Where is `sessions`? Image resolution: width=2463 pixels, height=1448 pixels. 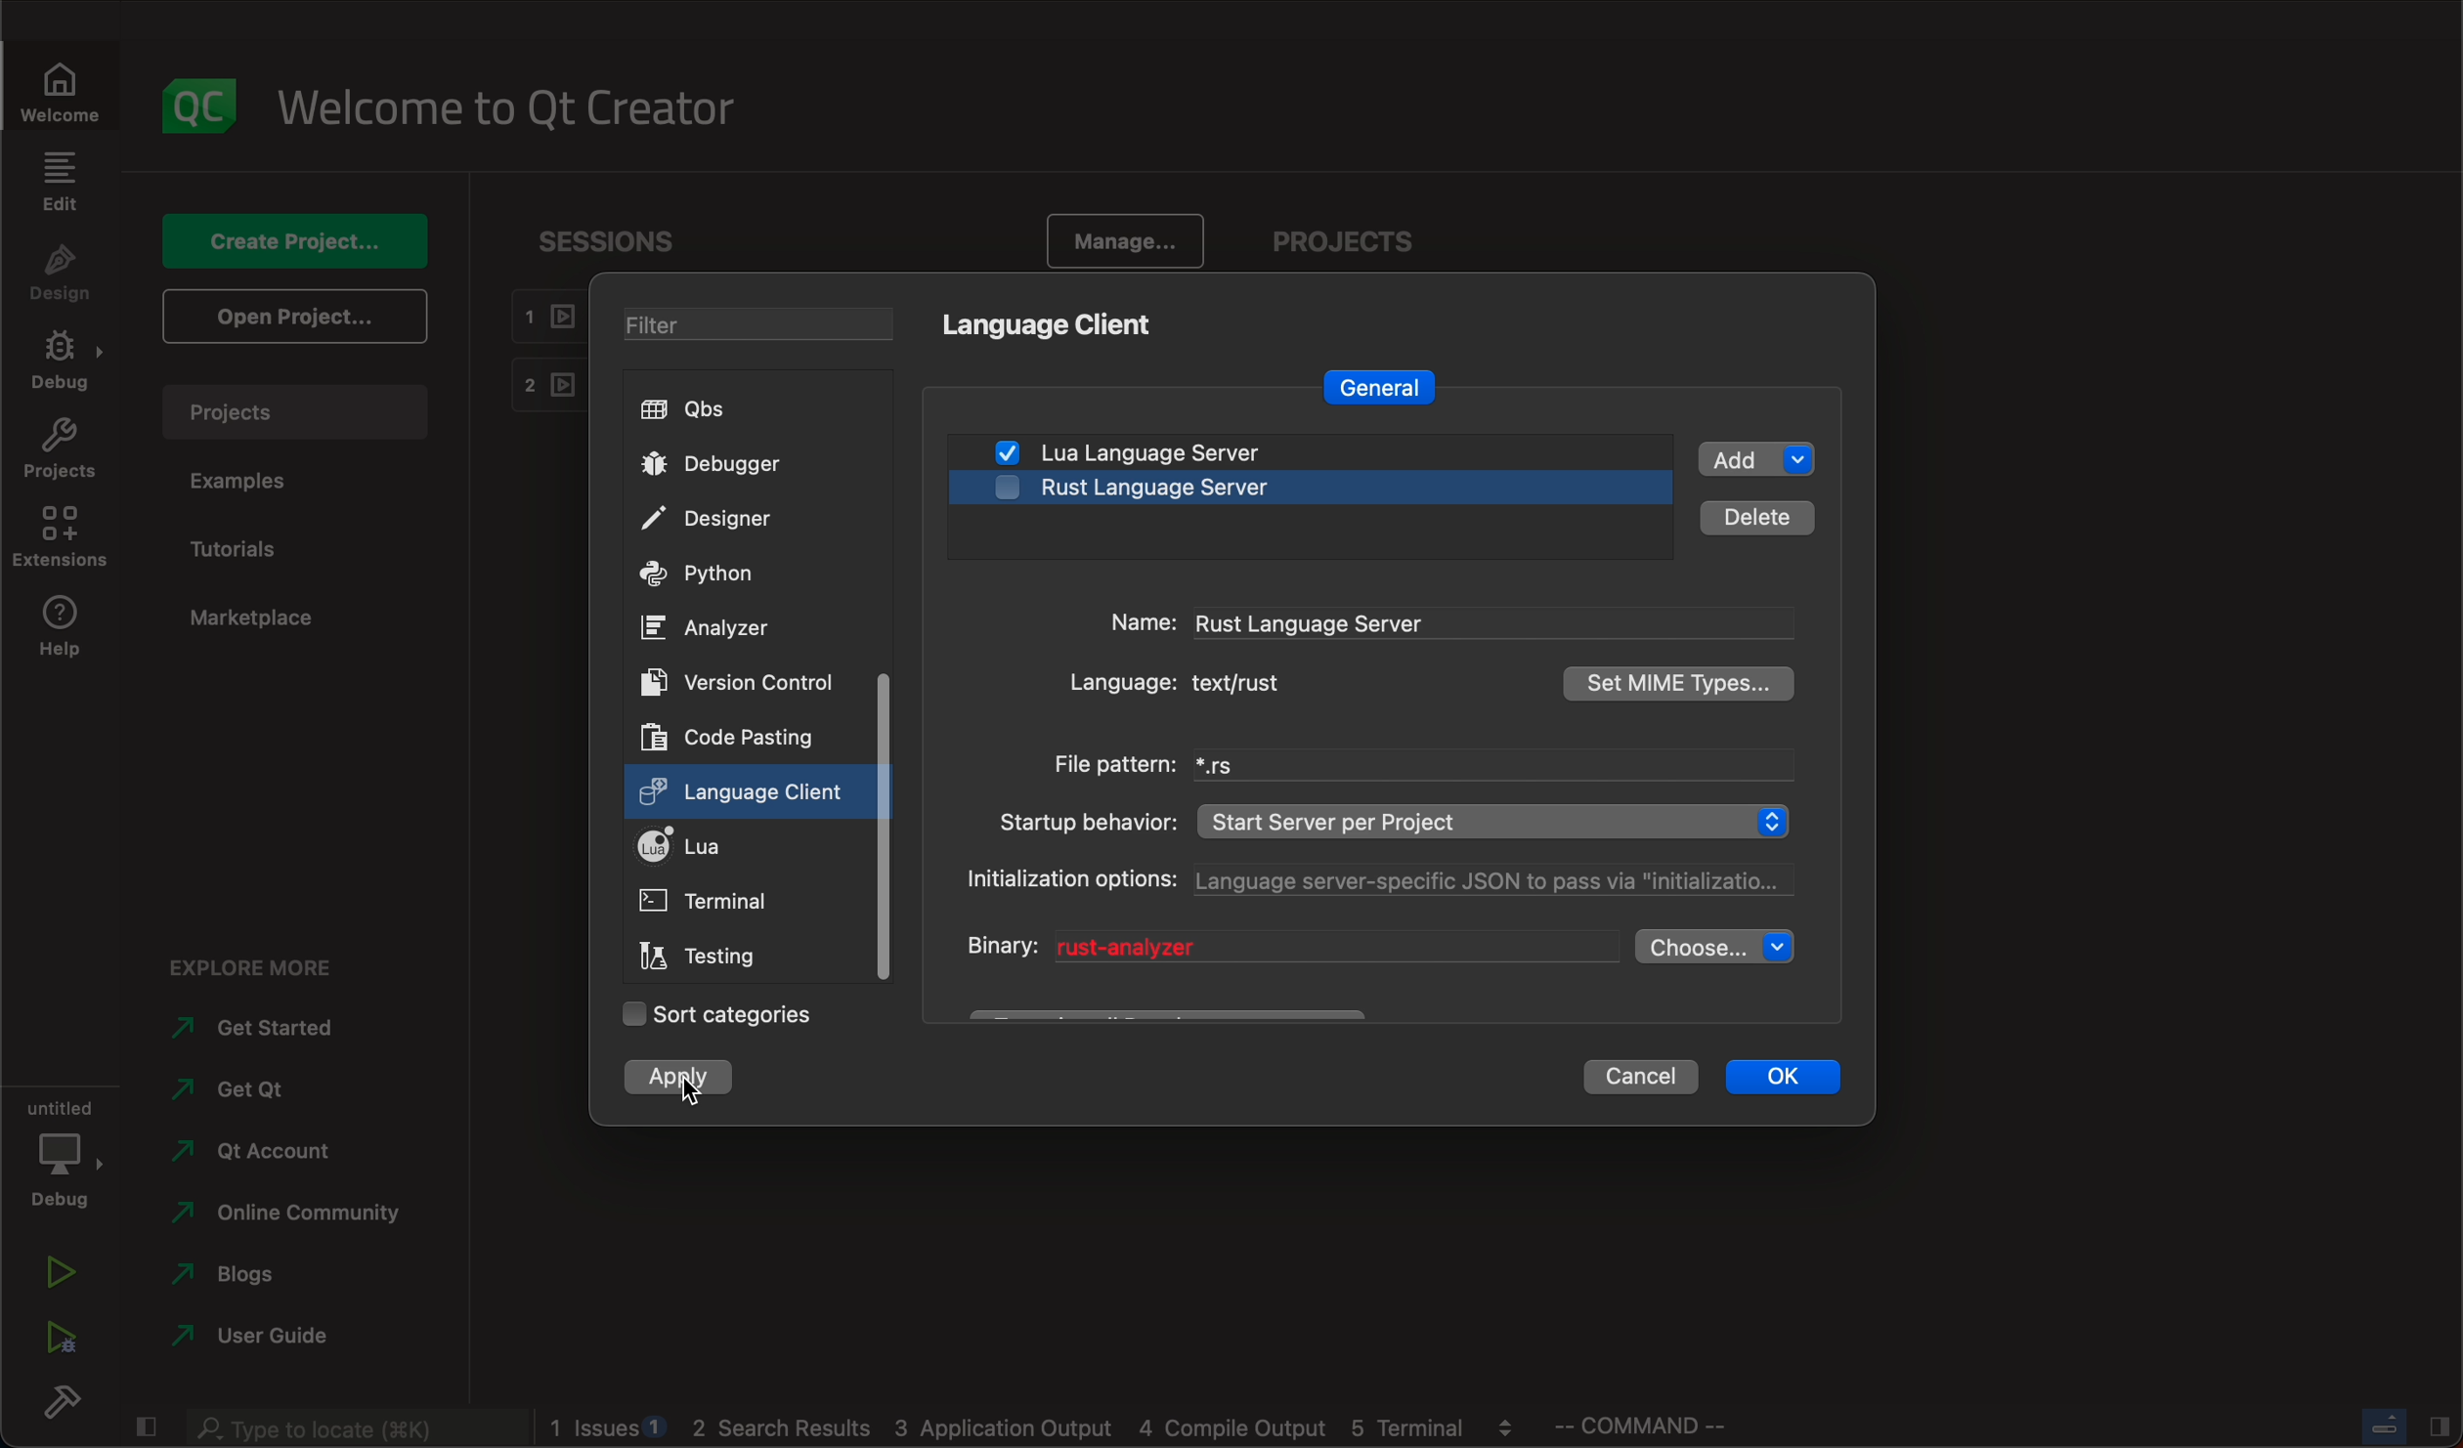
sessions is located at coordinates (608, 248).